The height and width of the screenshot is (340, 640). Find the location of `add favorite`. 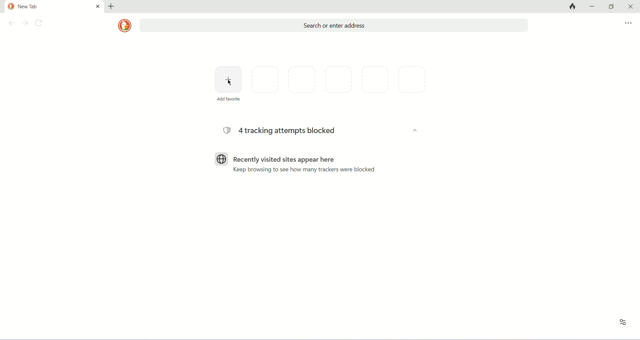

add favorite is located at coordinates (228, 99).